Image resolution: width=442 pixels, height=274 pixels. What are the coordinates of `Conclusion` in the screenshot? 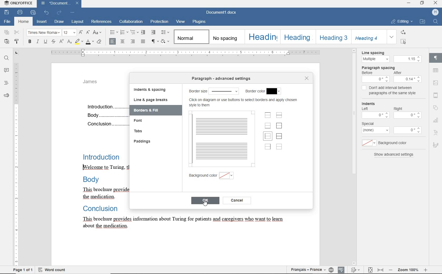 It's located at (107, 124).